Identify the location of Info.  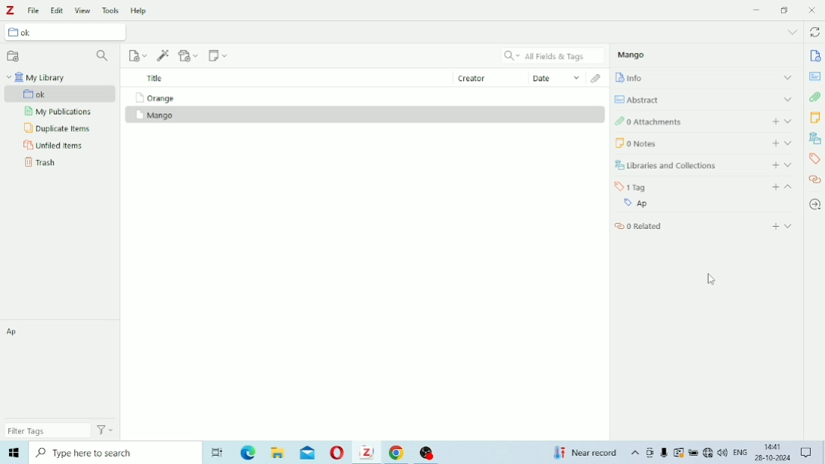
(705, 76).